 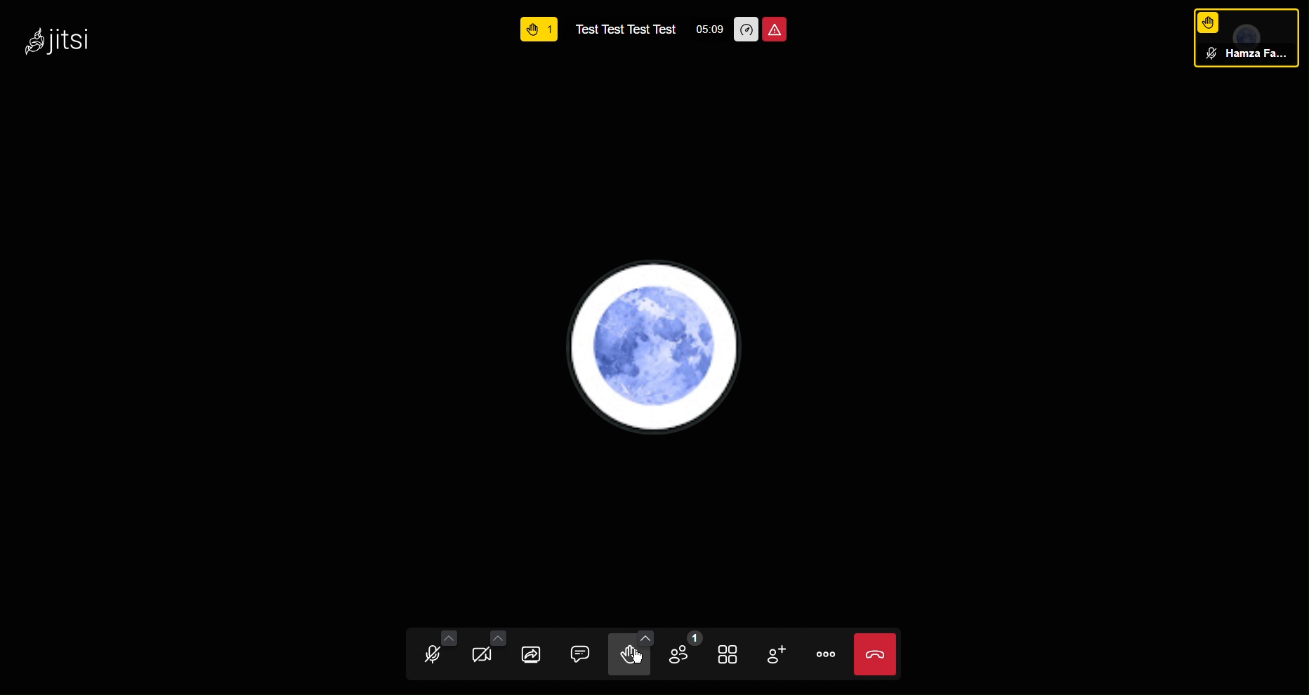 What do you see at coordinates (782, 653) in the screenshot?
I see `Add Member` at bounding box center [782, 653].